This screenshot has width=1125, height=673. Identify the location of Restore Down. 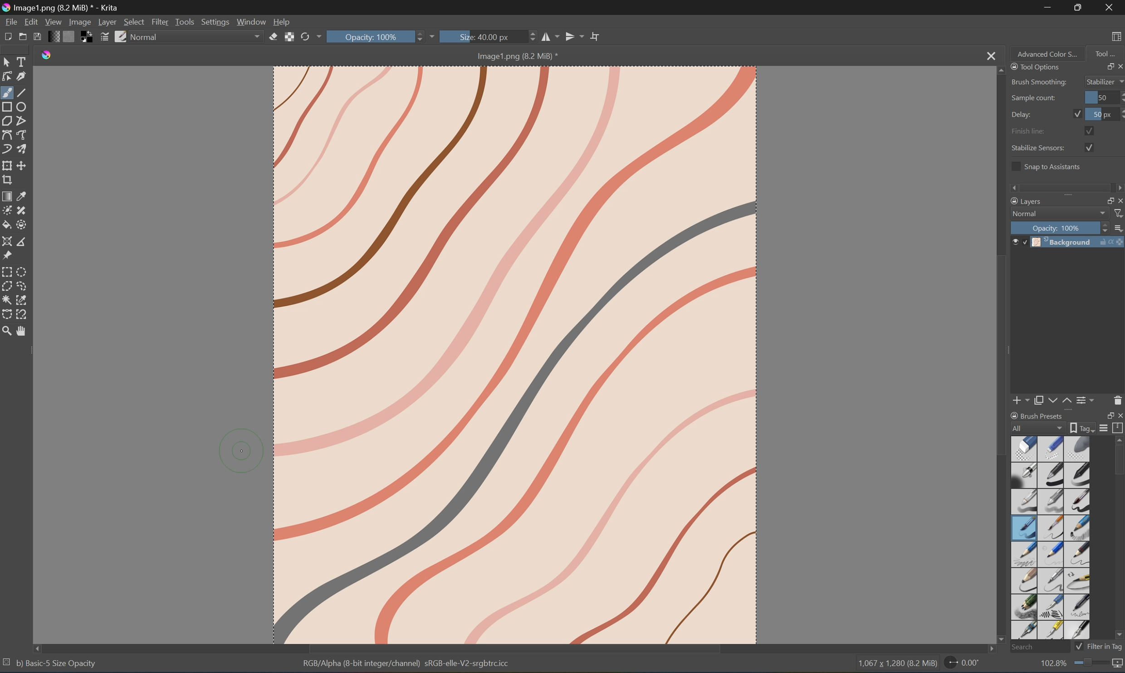
(1105, 66).